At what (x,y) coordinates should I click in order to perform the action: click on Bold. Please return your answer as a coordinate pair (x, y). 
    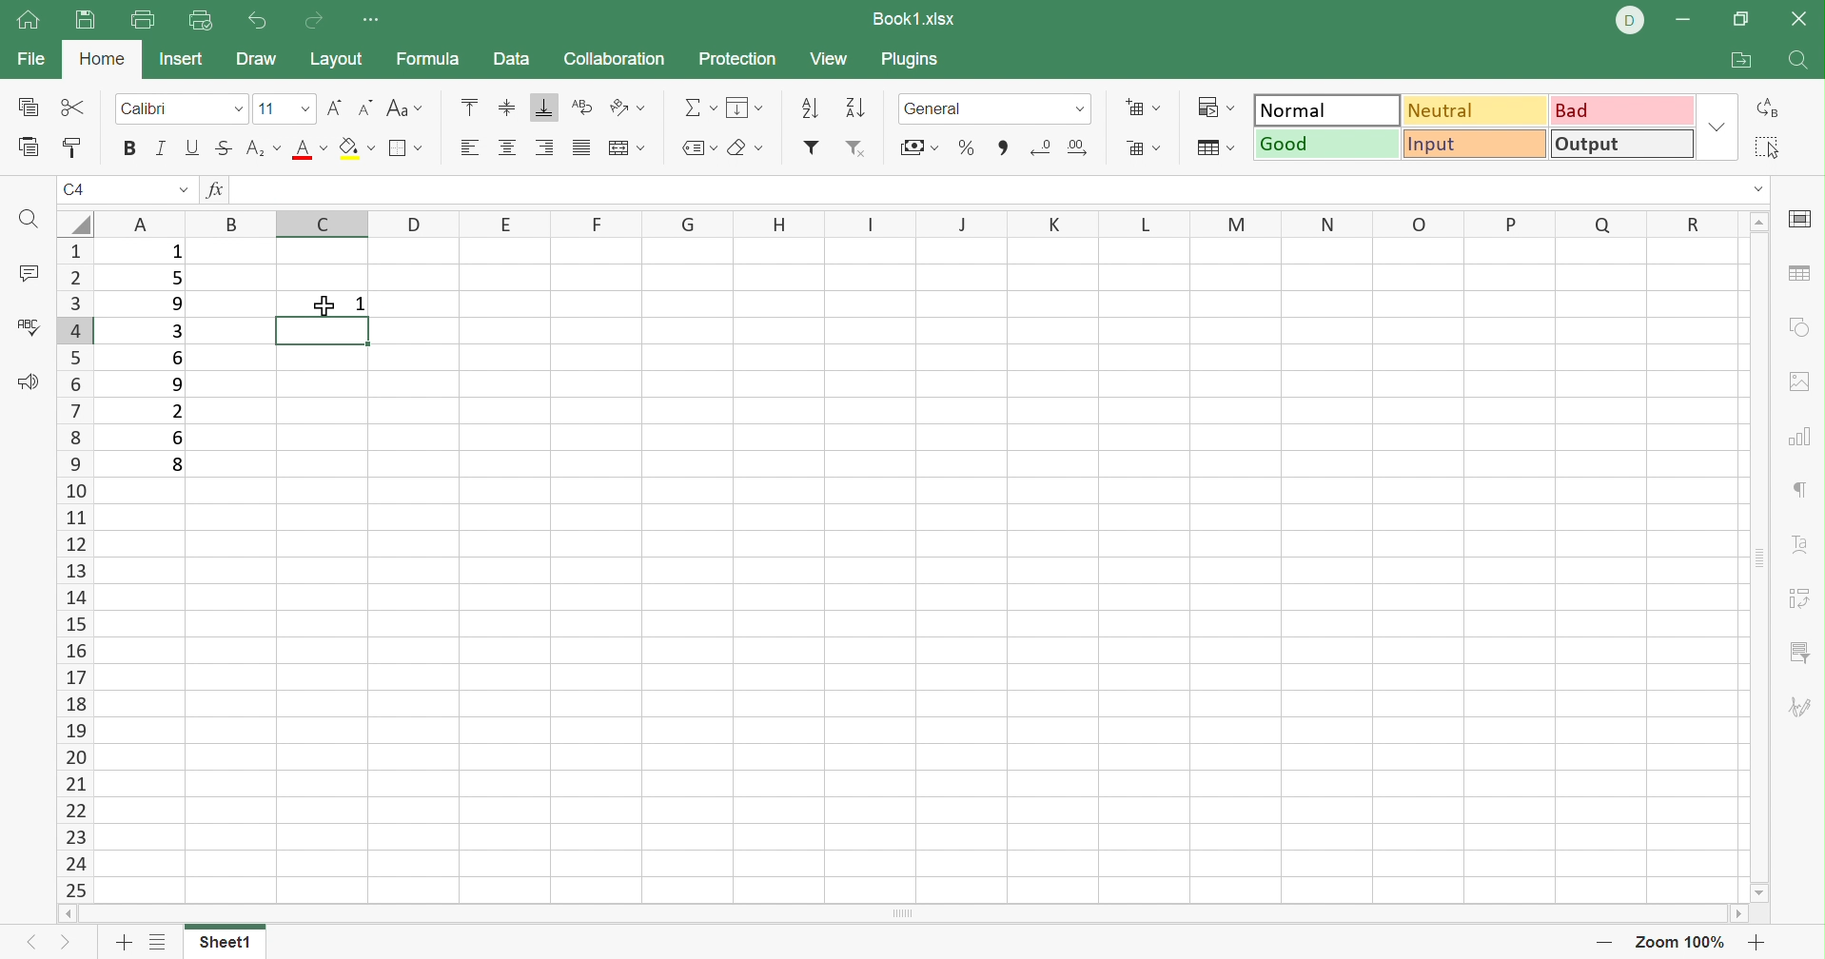
    Looking at the image, I should click on (133, 149).